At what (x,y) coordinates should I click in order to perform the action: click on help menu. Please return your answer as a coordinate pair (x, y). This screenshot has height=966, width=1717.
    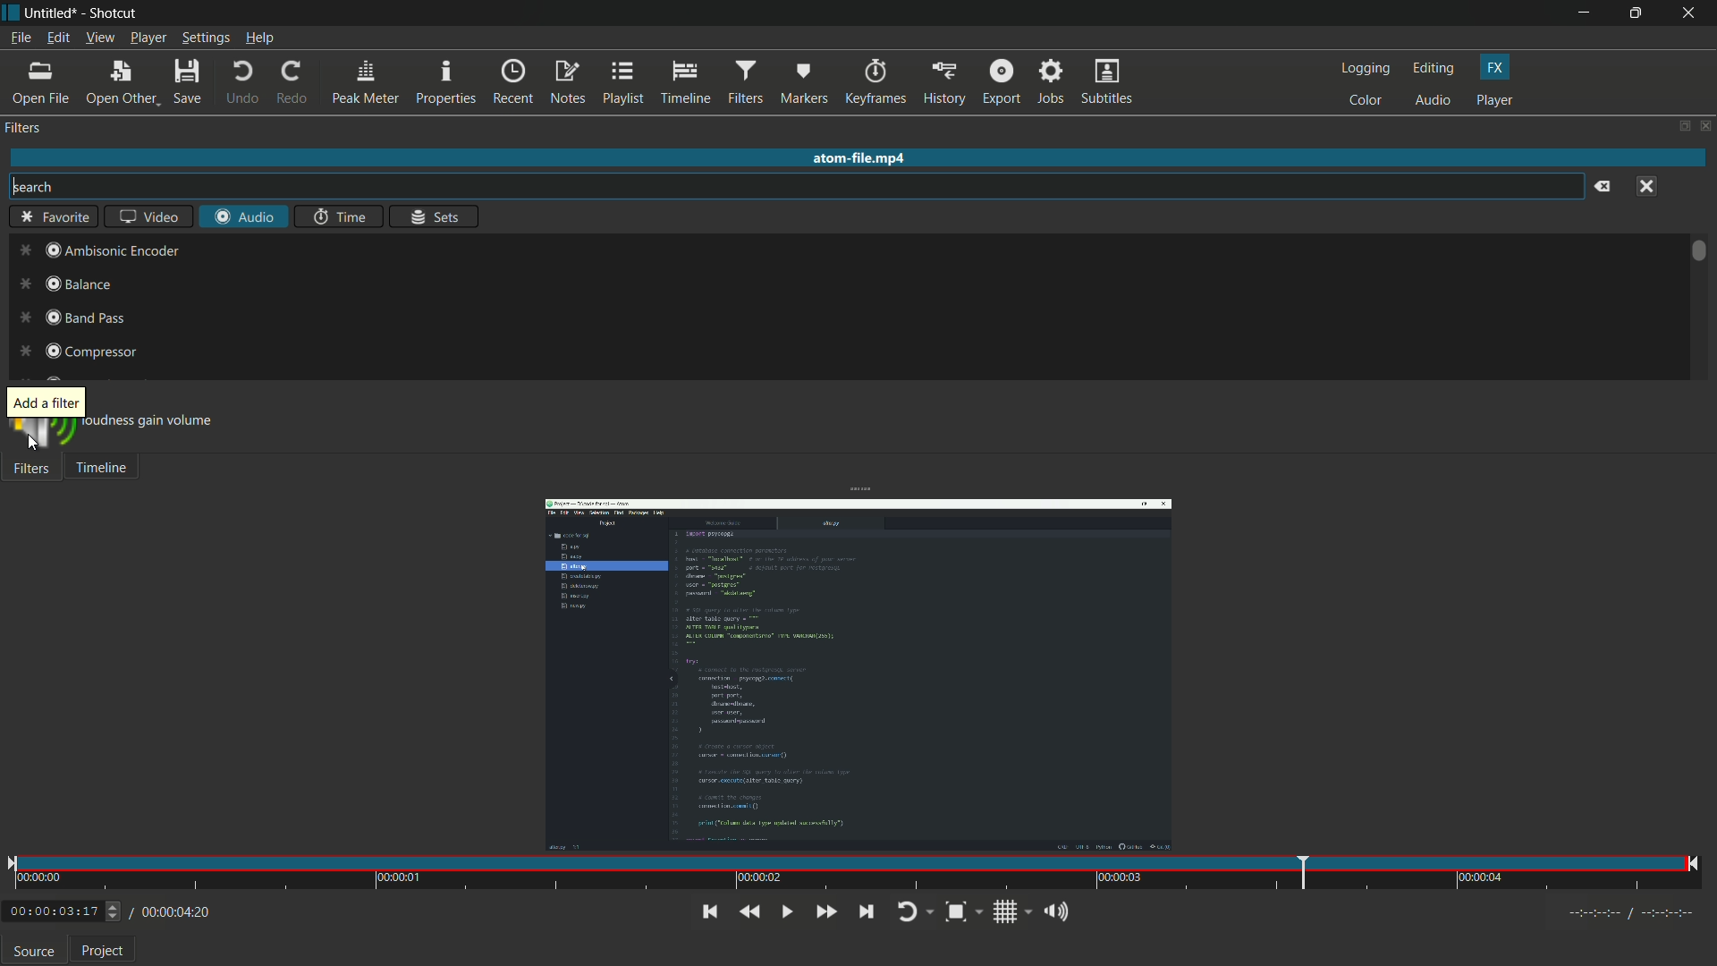
    Looking at the image, I should click on (258, 38).